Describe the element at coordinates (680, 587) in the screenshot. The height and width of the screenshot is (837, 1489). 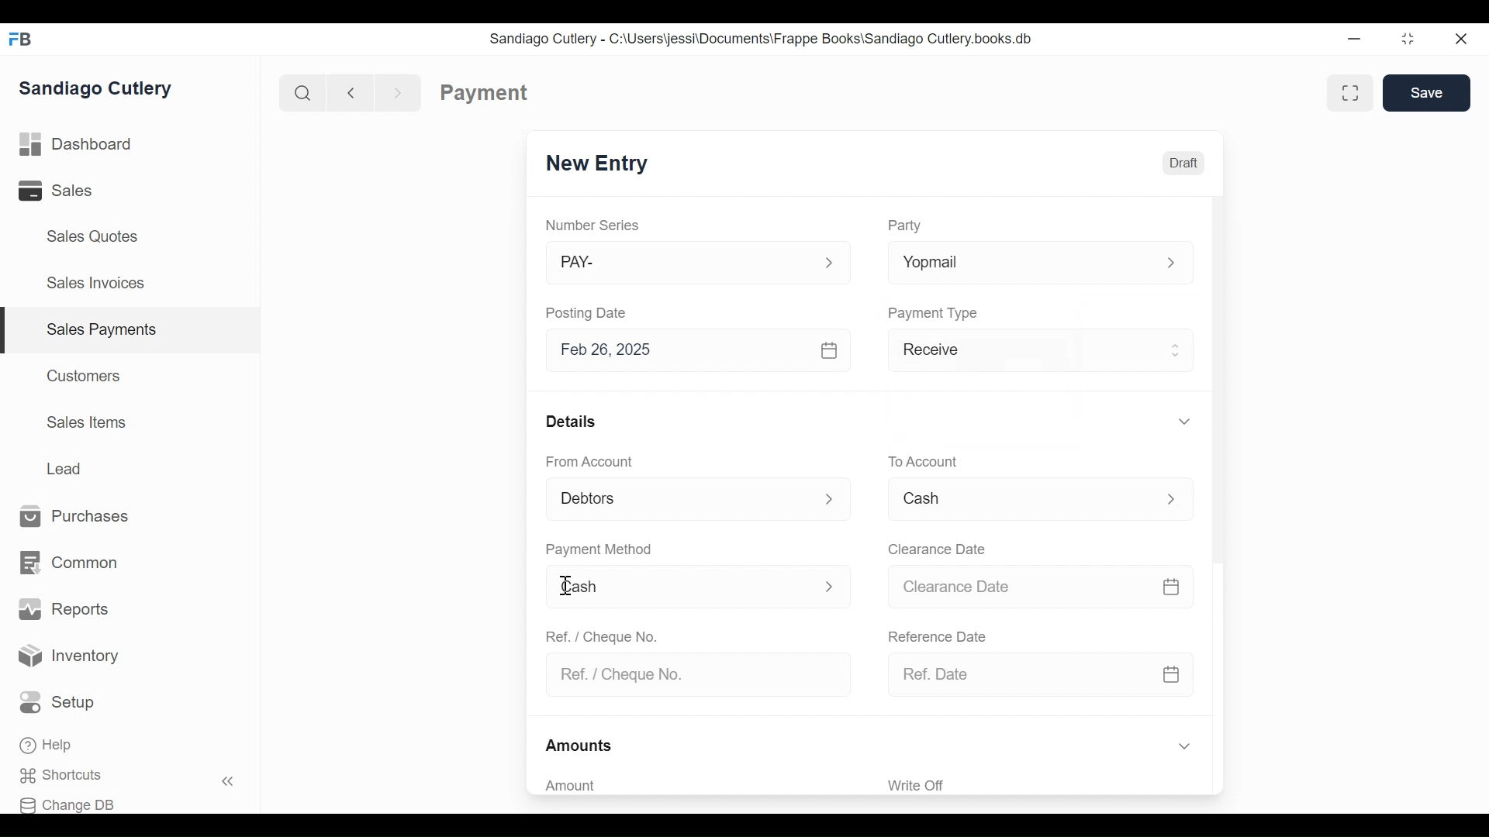
I see `Cash` at that location.